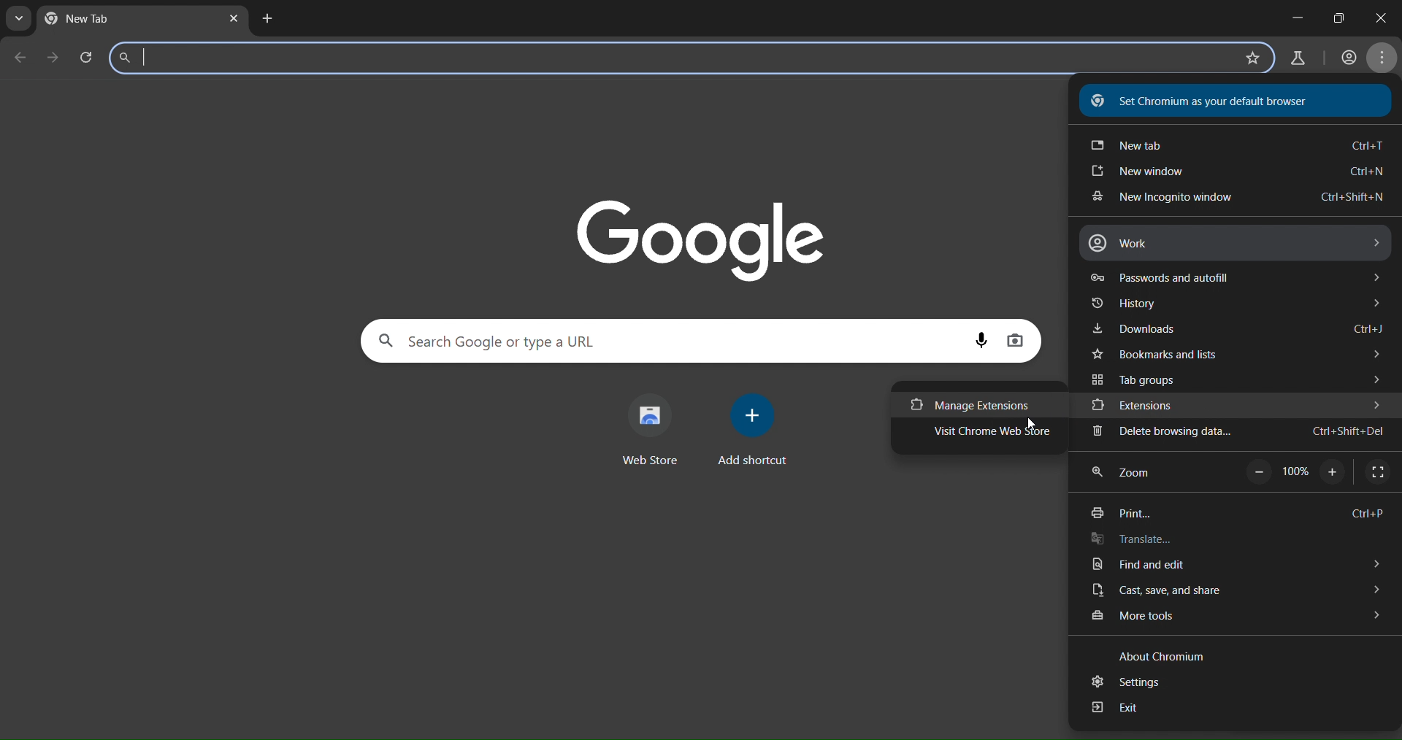 Image resolution: width=1402 pixels, height=740 pixels. I want to click on tab groups, so click(1241, 379).